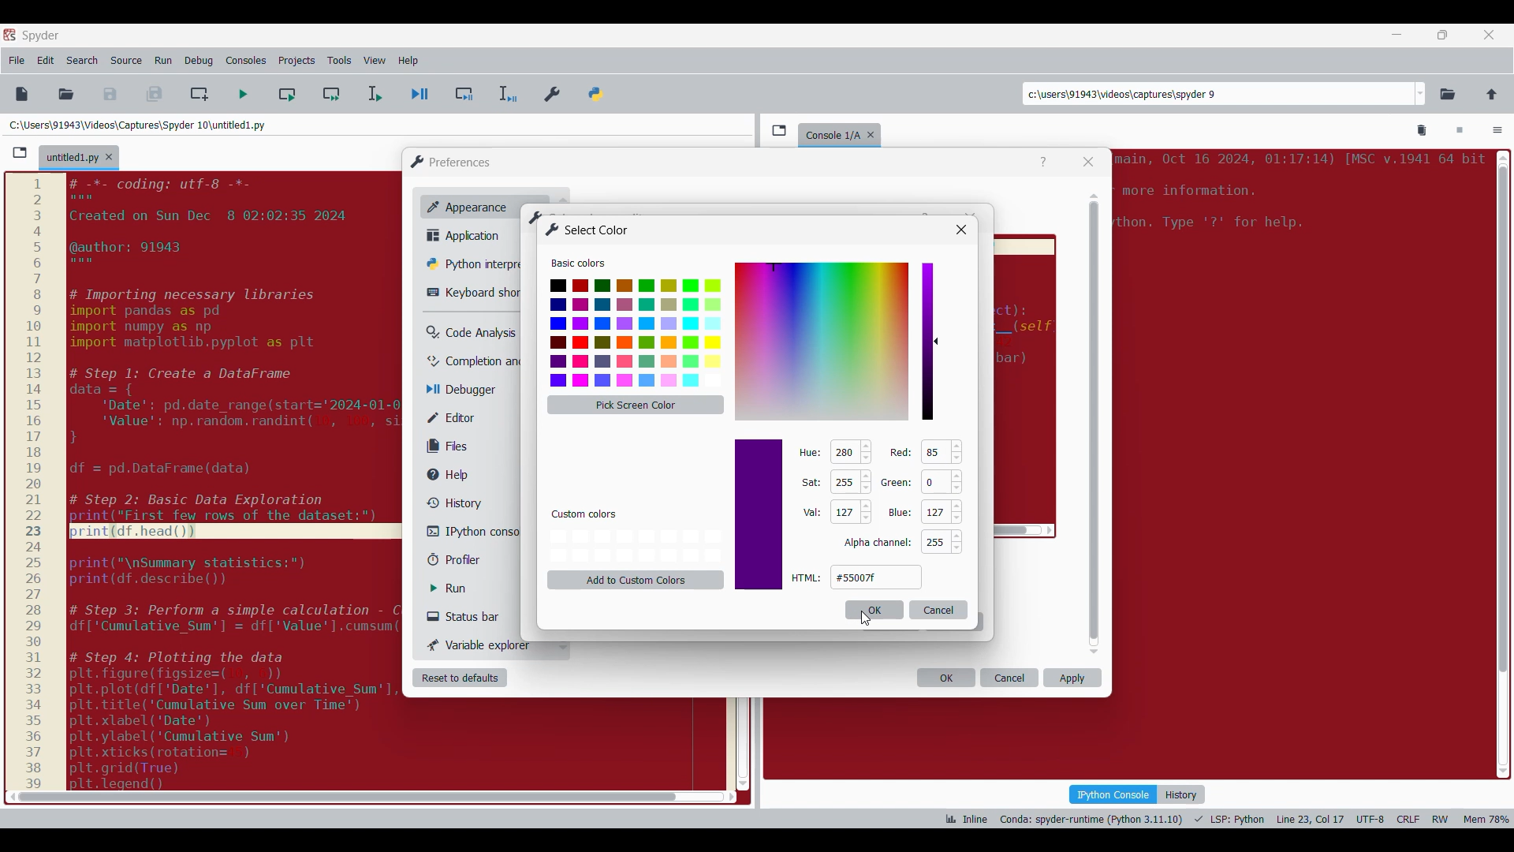  What do you see at coordinates (898, 452) in the screenshot?
I see `red` at bounding box center [898, 452].